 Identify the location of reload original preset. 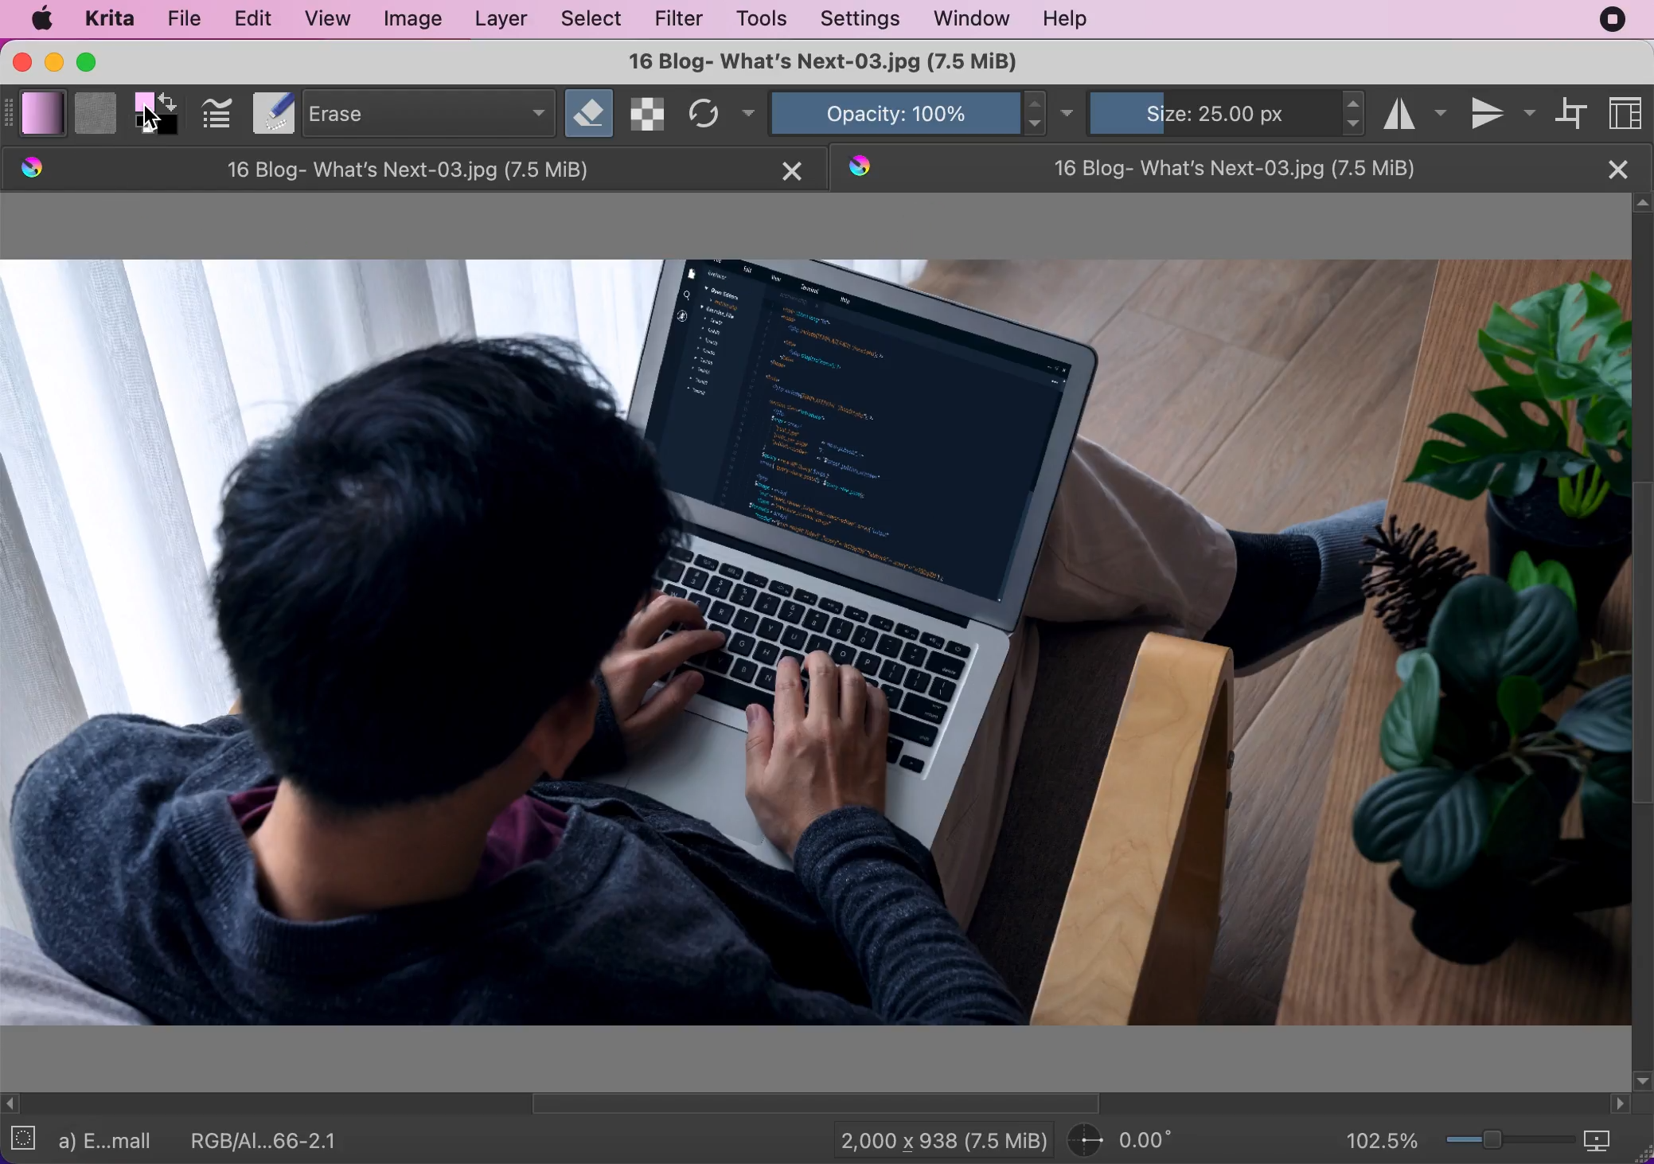
(701, 114).